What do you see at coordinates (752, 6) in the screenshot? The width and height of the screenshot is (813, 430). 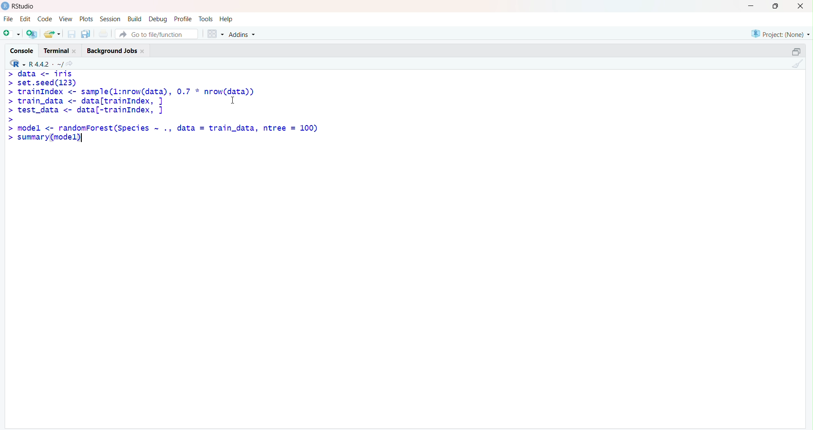 I see `Minimize` at bounding box center [752, 6].